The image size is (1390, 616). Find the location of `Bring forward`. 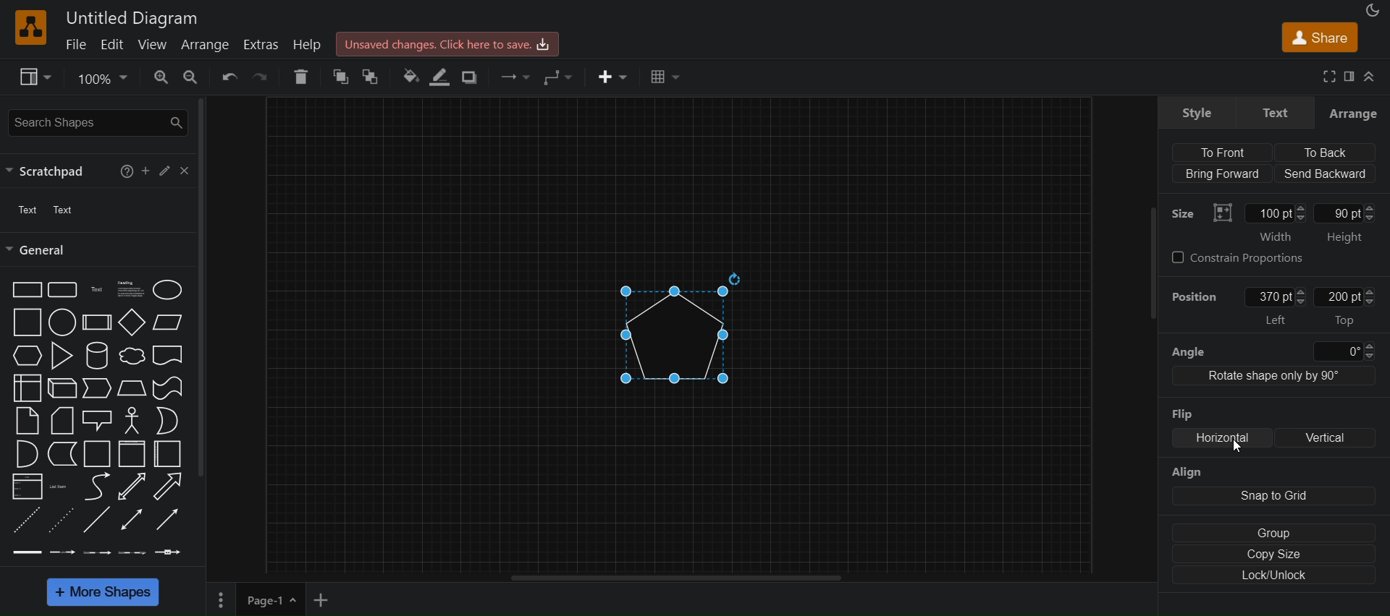

Bring forward is located at coordinates (1222, 174).